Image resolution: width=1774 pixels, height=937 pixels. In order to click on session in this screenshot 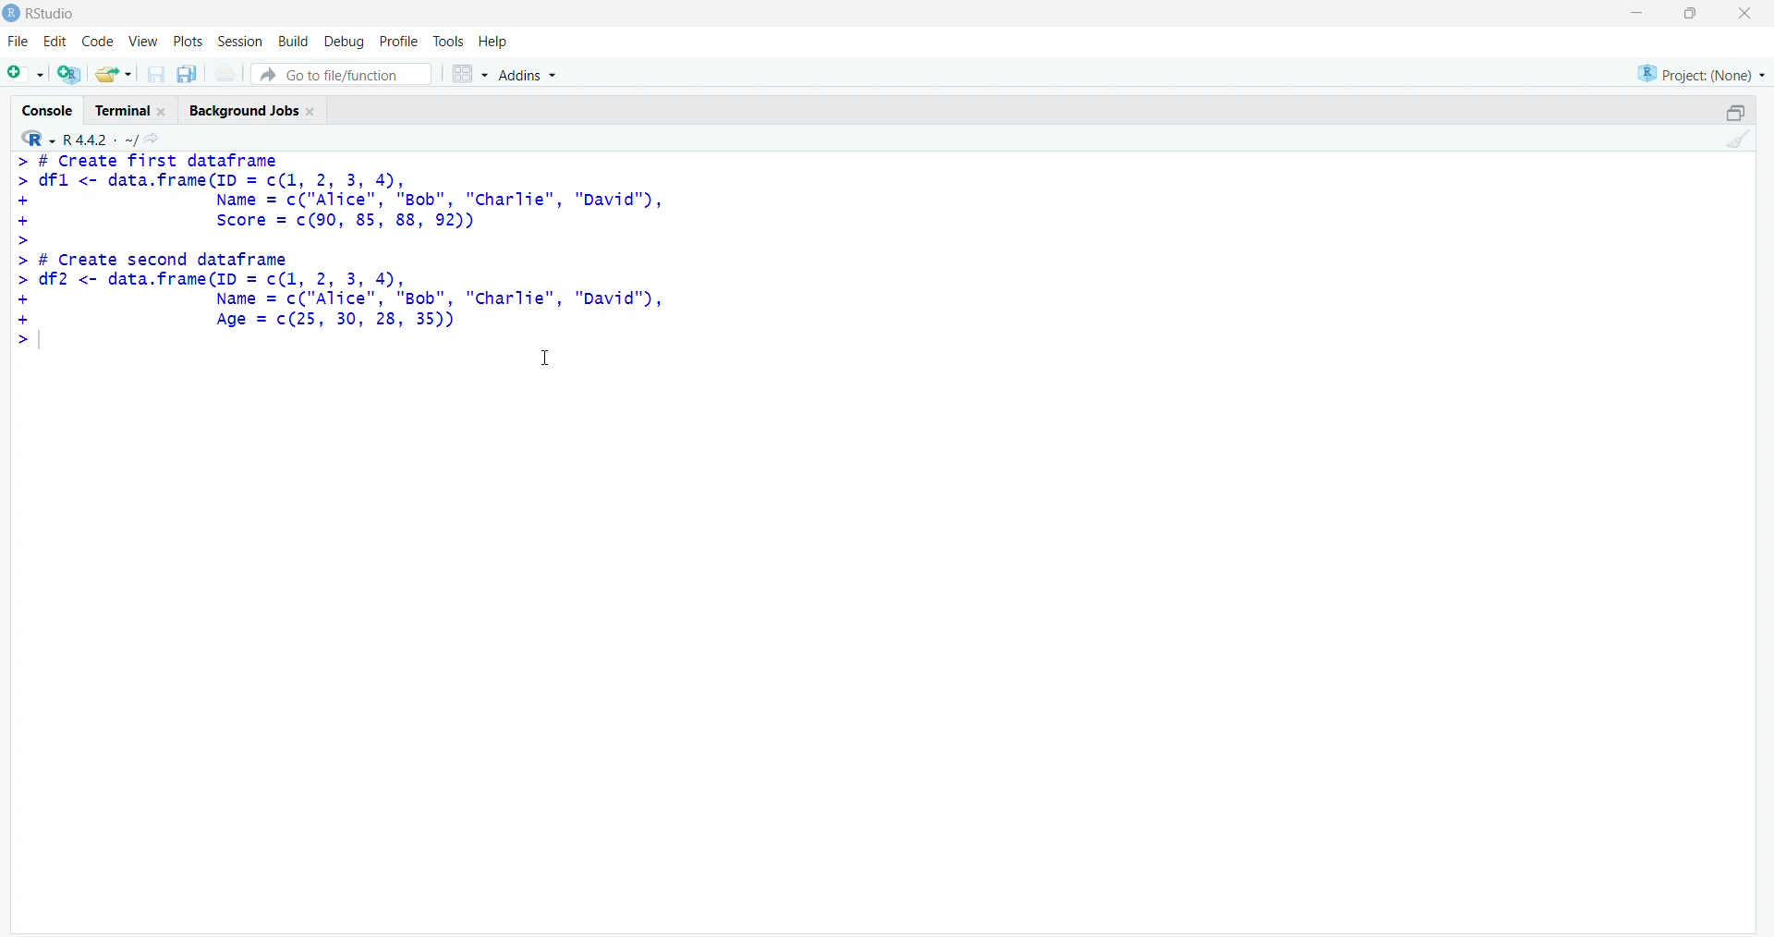, I will do `click(244, 42)`.